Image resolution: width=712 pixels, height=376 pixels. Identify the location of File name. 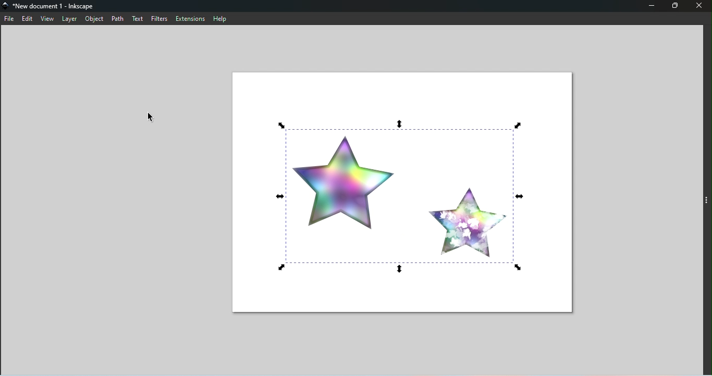
(54, 6).